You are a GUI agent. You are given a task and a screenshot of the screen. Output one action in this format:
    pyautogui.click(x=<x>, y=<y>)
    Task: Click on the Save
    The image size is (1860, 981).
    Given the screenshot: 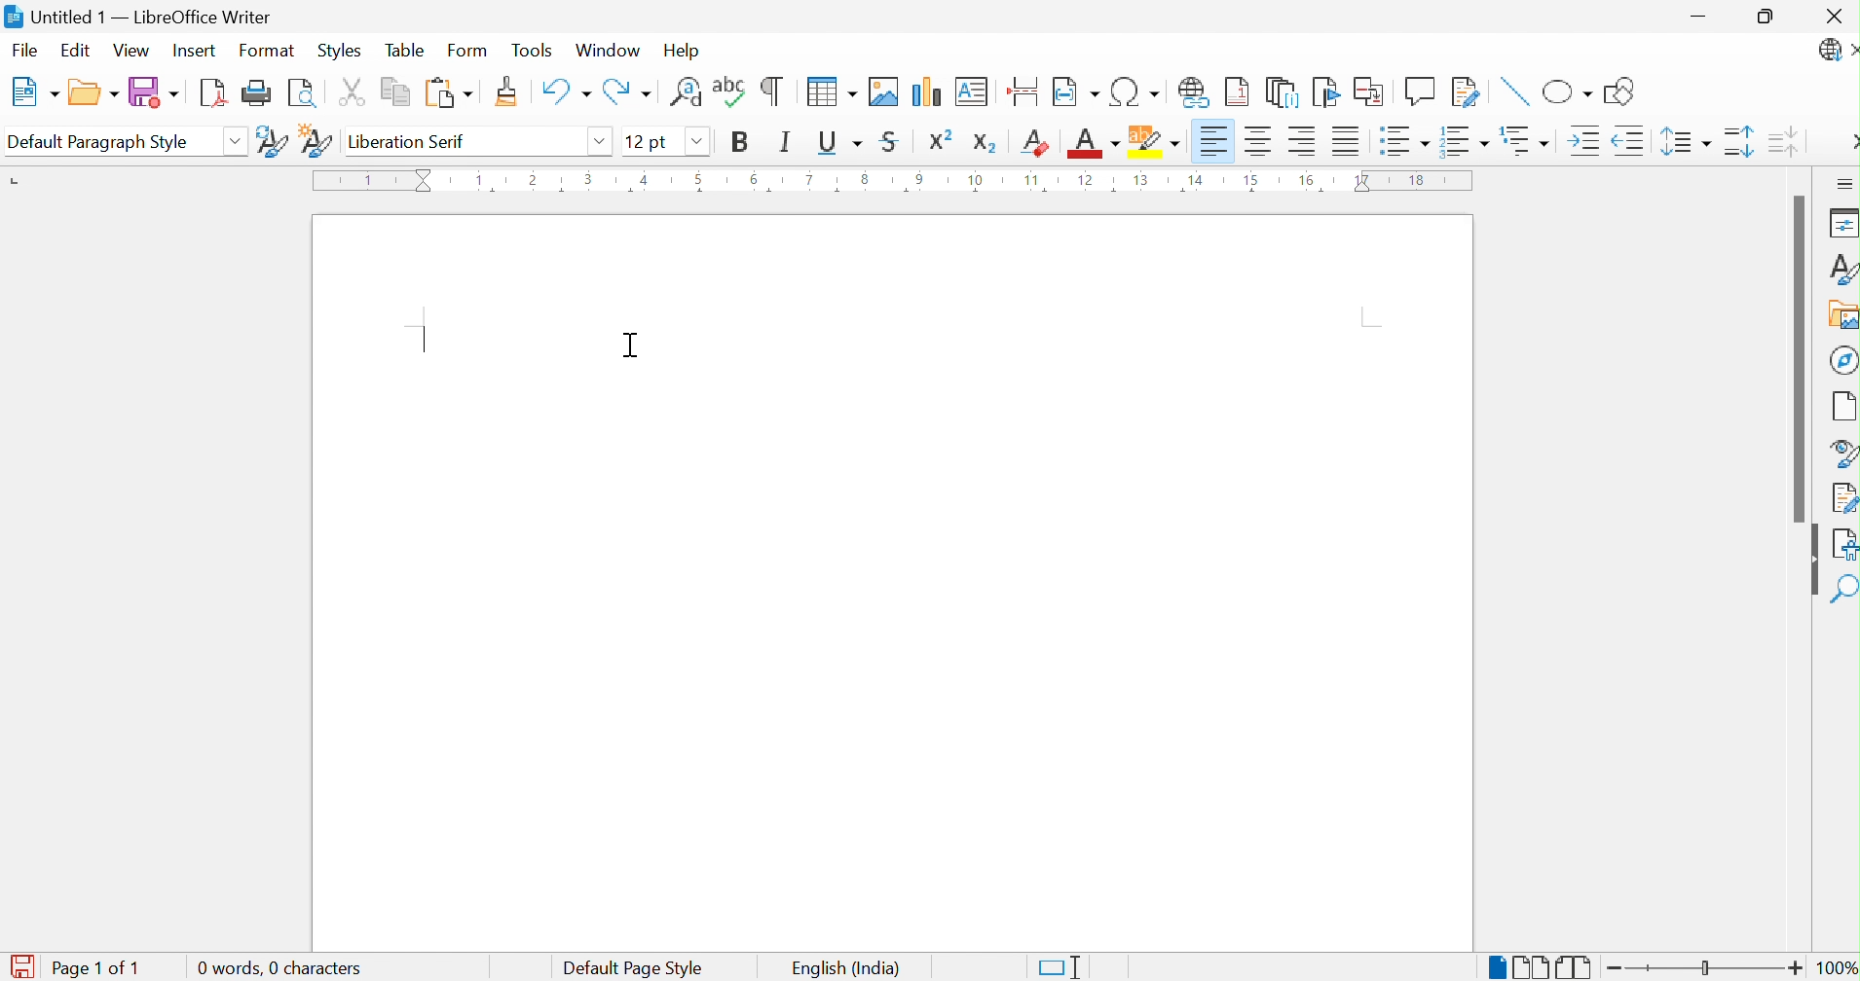 What is the action you would take?
    pyautogui.click(x=153, y=92)
    